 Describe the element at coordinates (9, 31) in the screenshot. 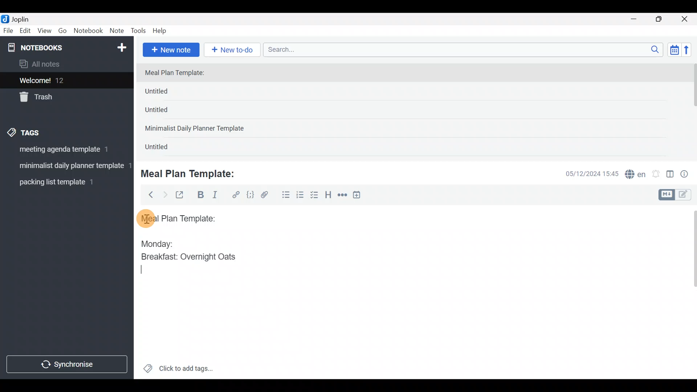

I see `File` at that location.